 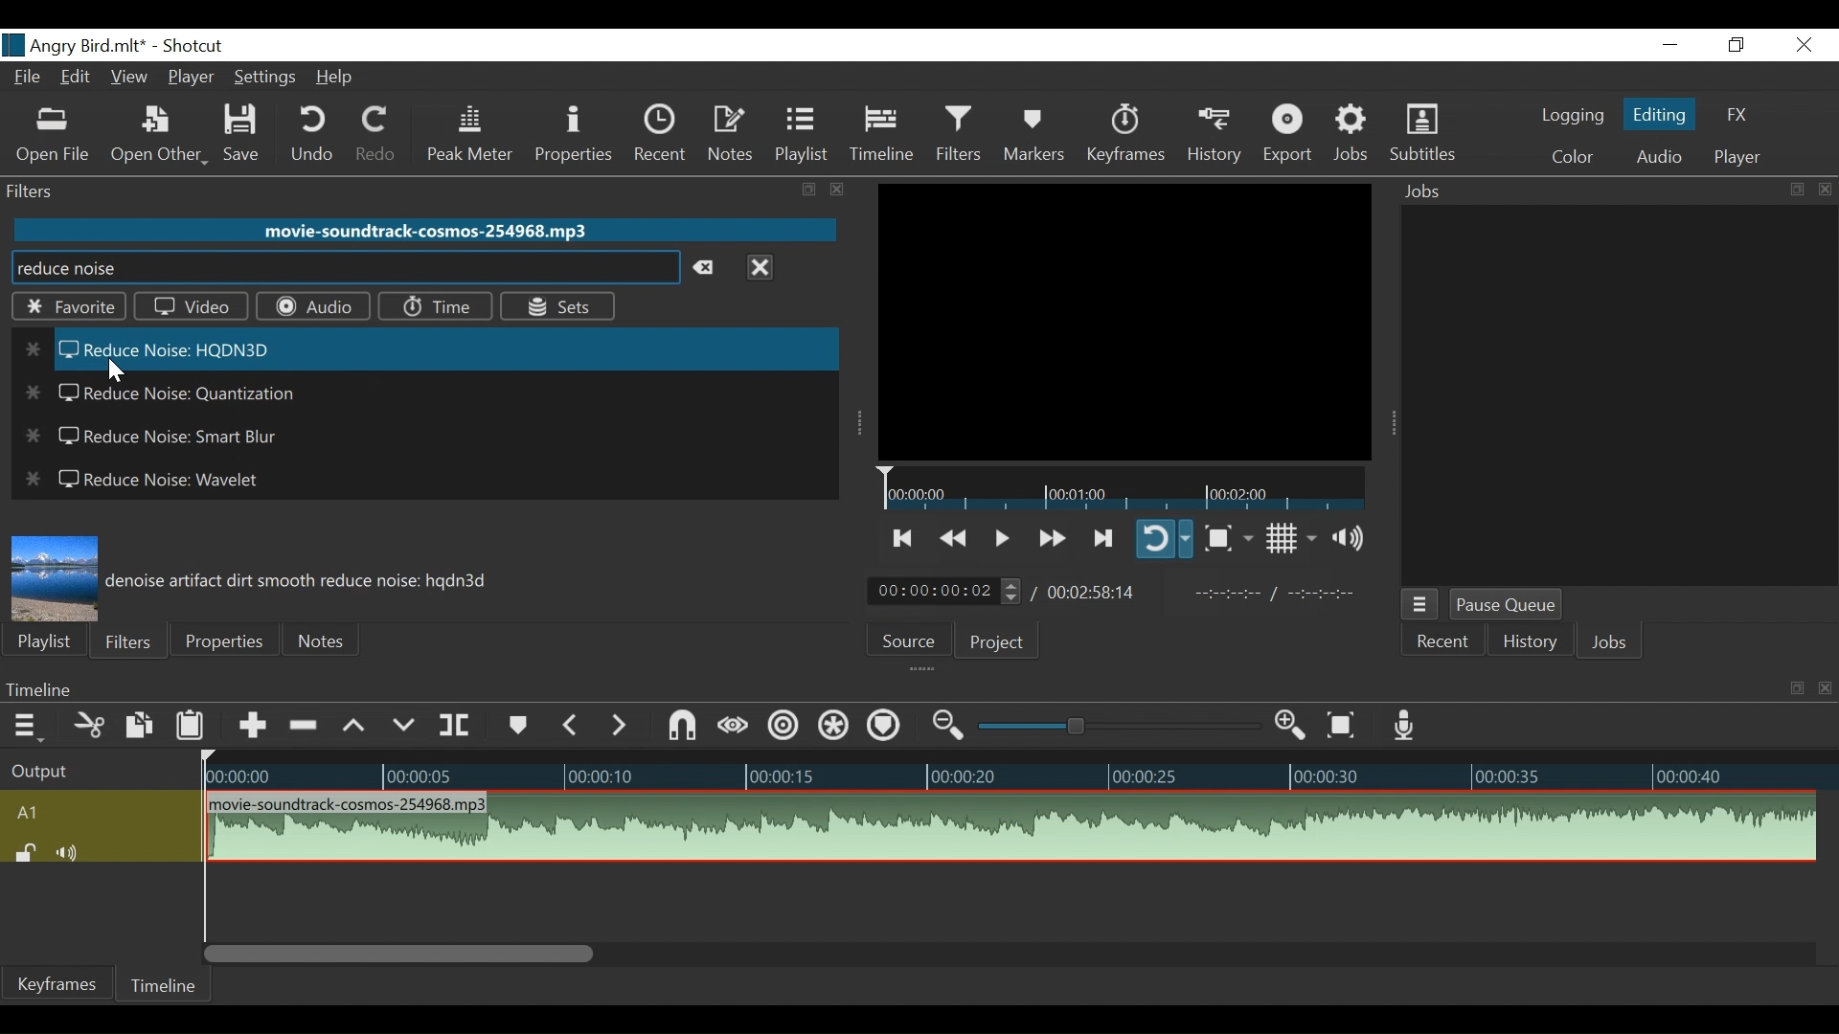 I want to click on (un)lock track, so click(x=26, y=852).